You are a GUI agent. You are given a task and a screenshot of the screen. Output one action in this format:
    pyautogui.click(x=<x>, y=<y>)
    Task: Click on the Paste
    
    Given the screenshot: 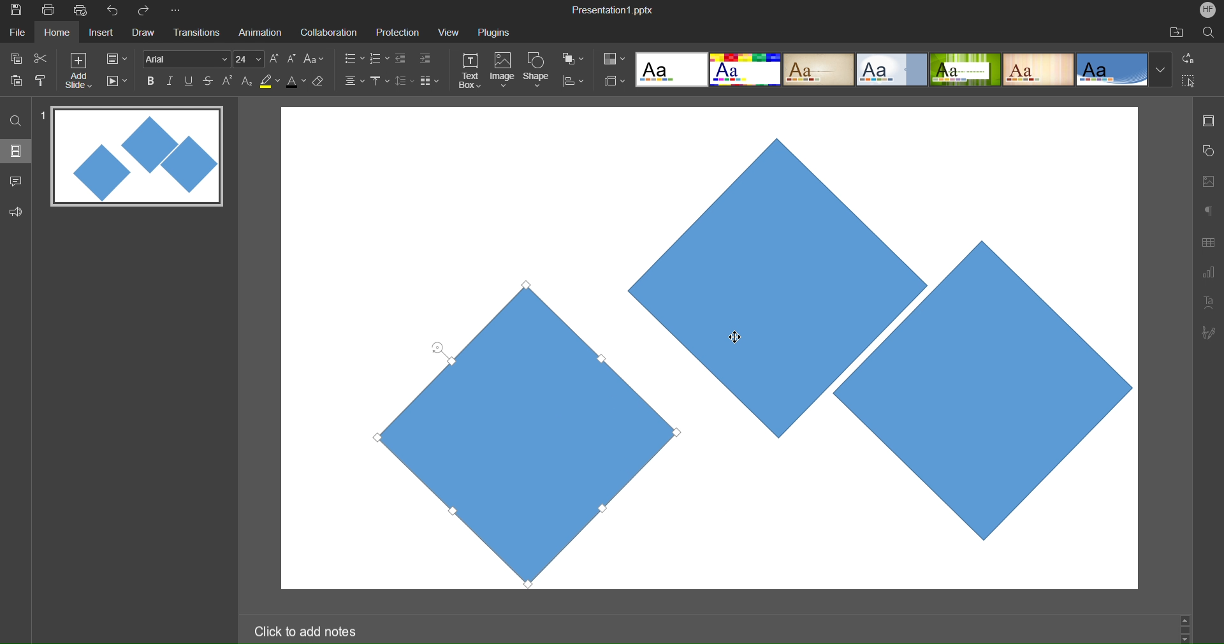 What is the action you would take?
    pyautogui.click(x=17, y=79)
    